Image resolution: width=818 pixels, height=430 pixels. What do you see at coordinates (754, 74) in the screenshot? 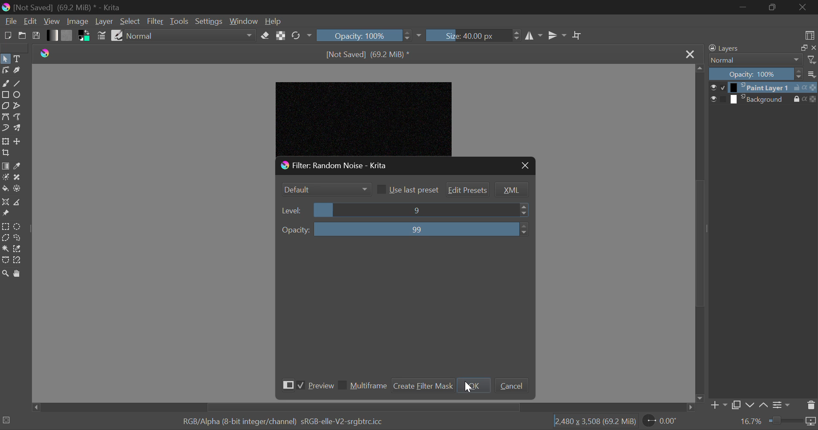
I see `Opacity` at bounding box center [754, 74].